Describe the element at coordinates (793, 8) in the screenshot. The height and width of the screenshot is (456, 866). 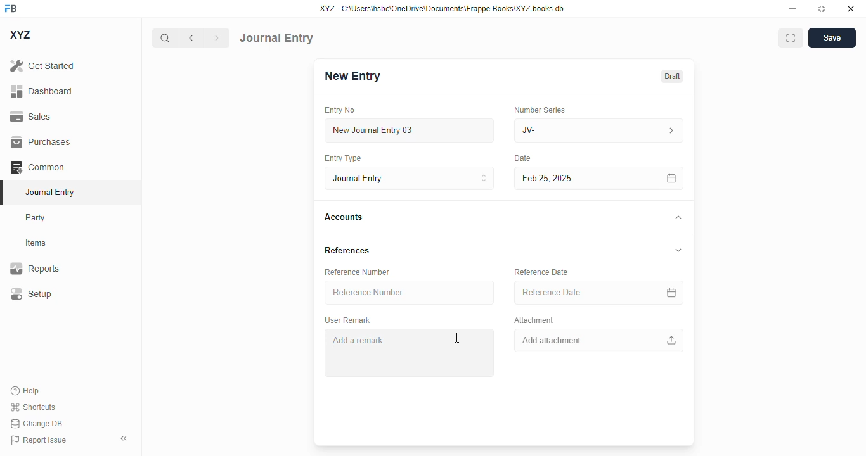
I see `minimize` at that location.